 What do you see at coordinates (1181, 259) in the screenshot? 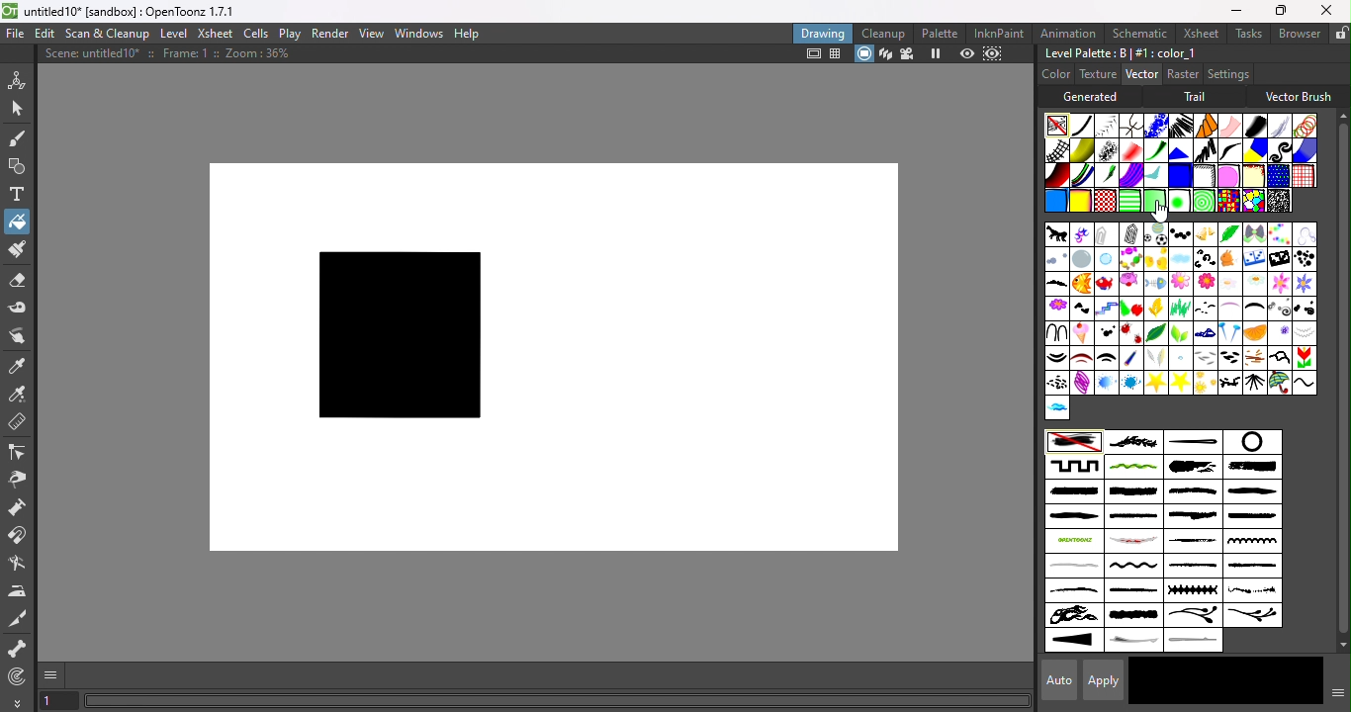
I see `Clou` at bounding box center [1181, 259].